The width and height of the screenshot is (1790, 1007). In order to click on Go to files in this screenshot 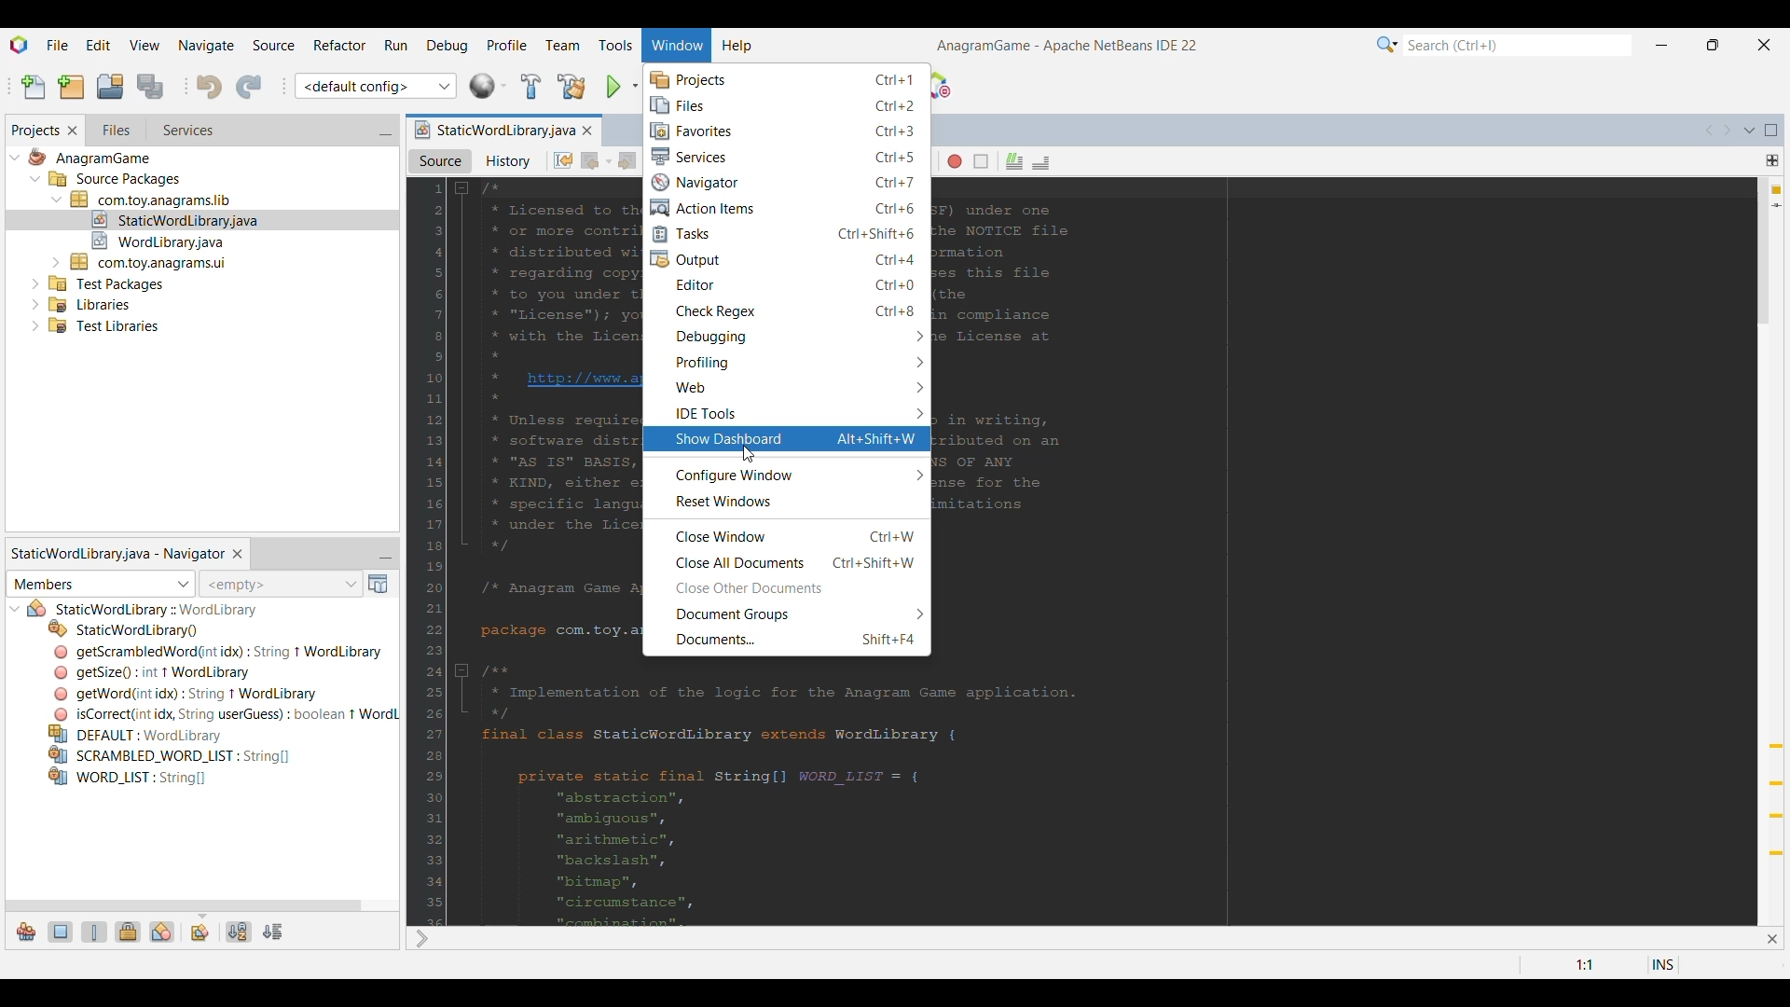, I will do `click(115, 130)`.